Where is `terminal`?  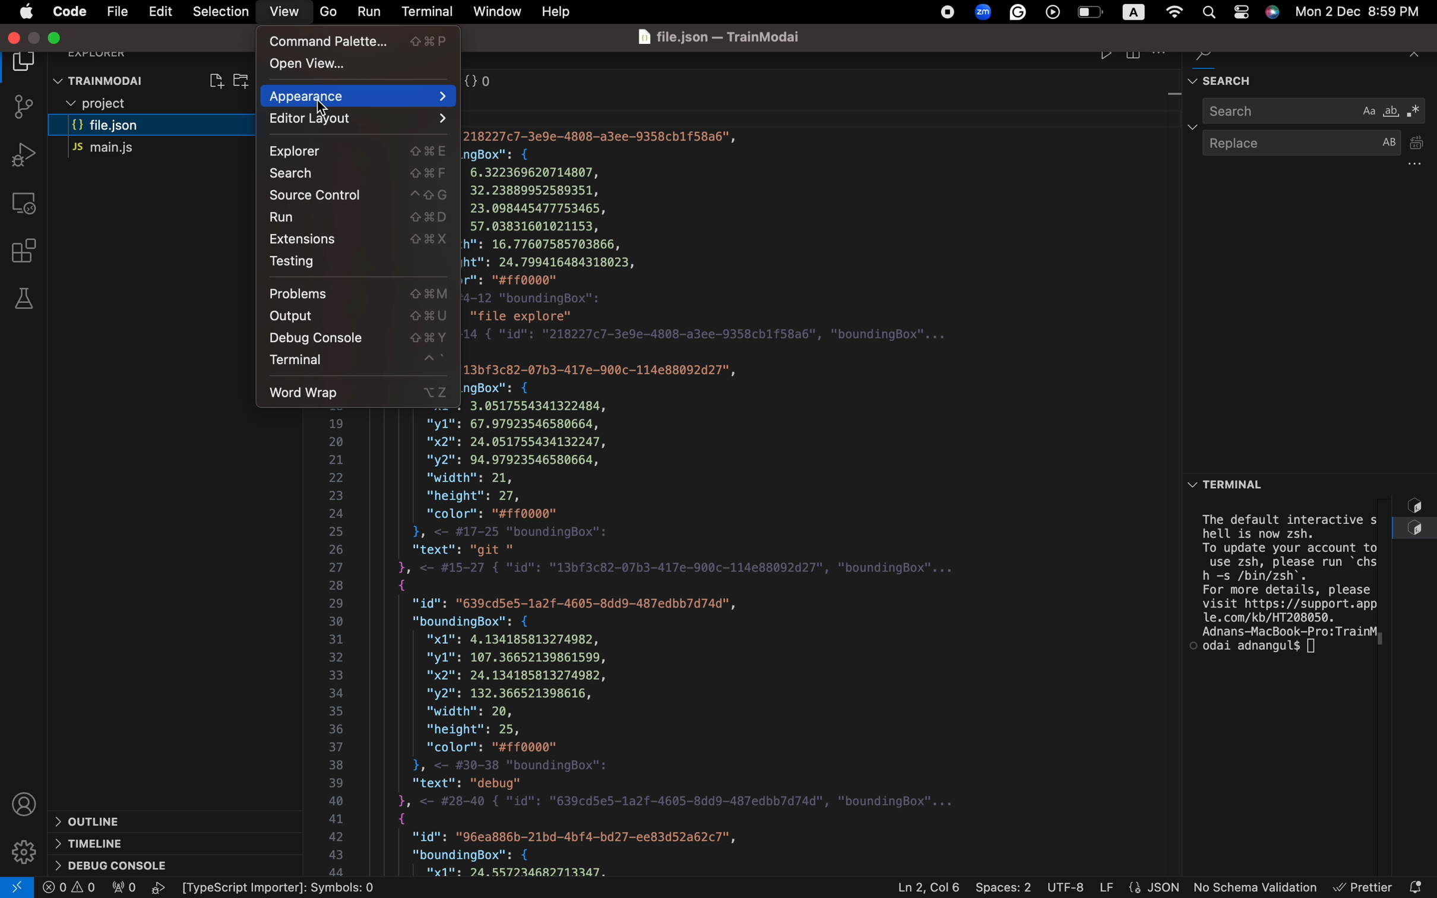 terminal is located at coordinates (357, 362).